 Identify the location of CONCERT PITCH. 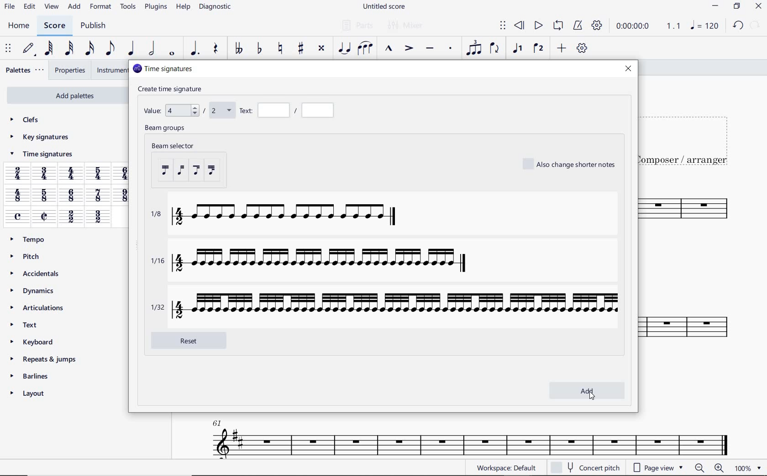
(585, 466).